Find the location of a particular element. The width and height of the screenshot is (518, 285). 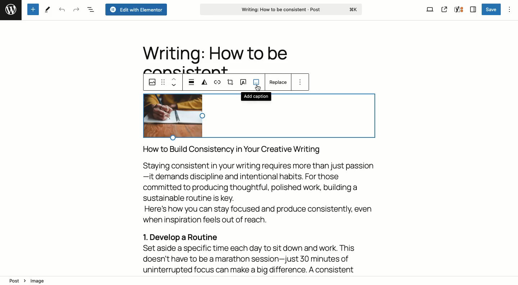

image is located at coordinates (39, 280).